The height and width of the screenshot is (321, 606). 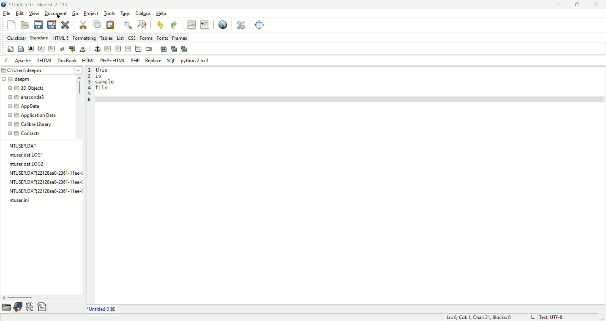 What do you see at coordinates (76, 14) in the screenshot?
I see `go` at bounding box center [76, 14].